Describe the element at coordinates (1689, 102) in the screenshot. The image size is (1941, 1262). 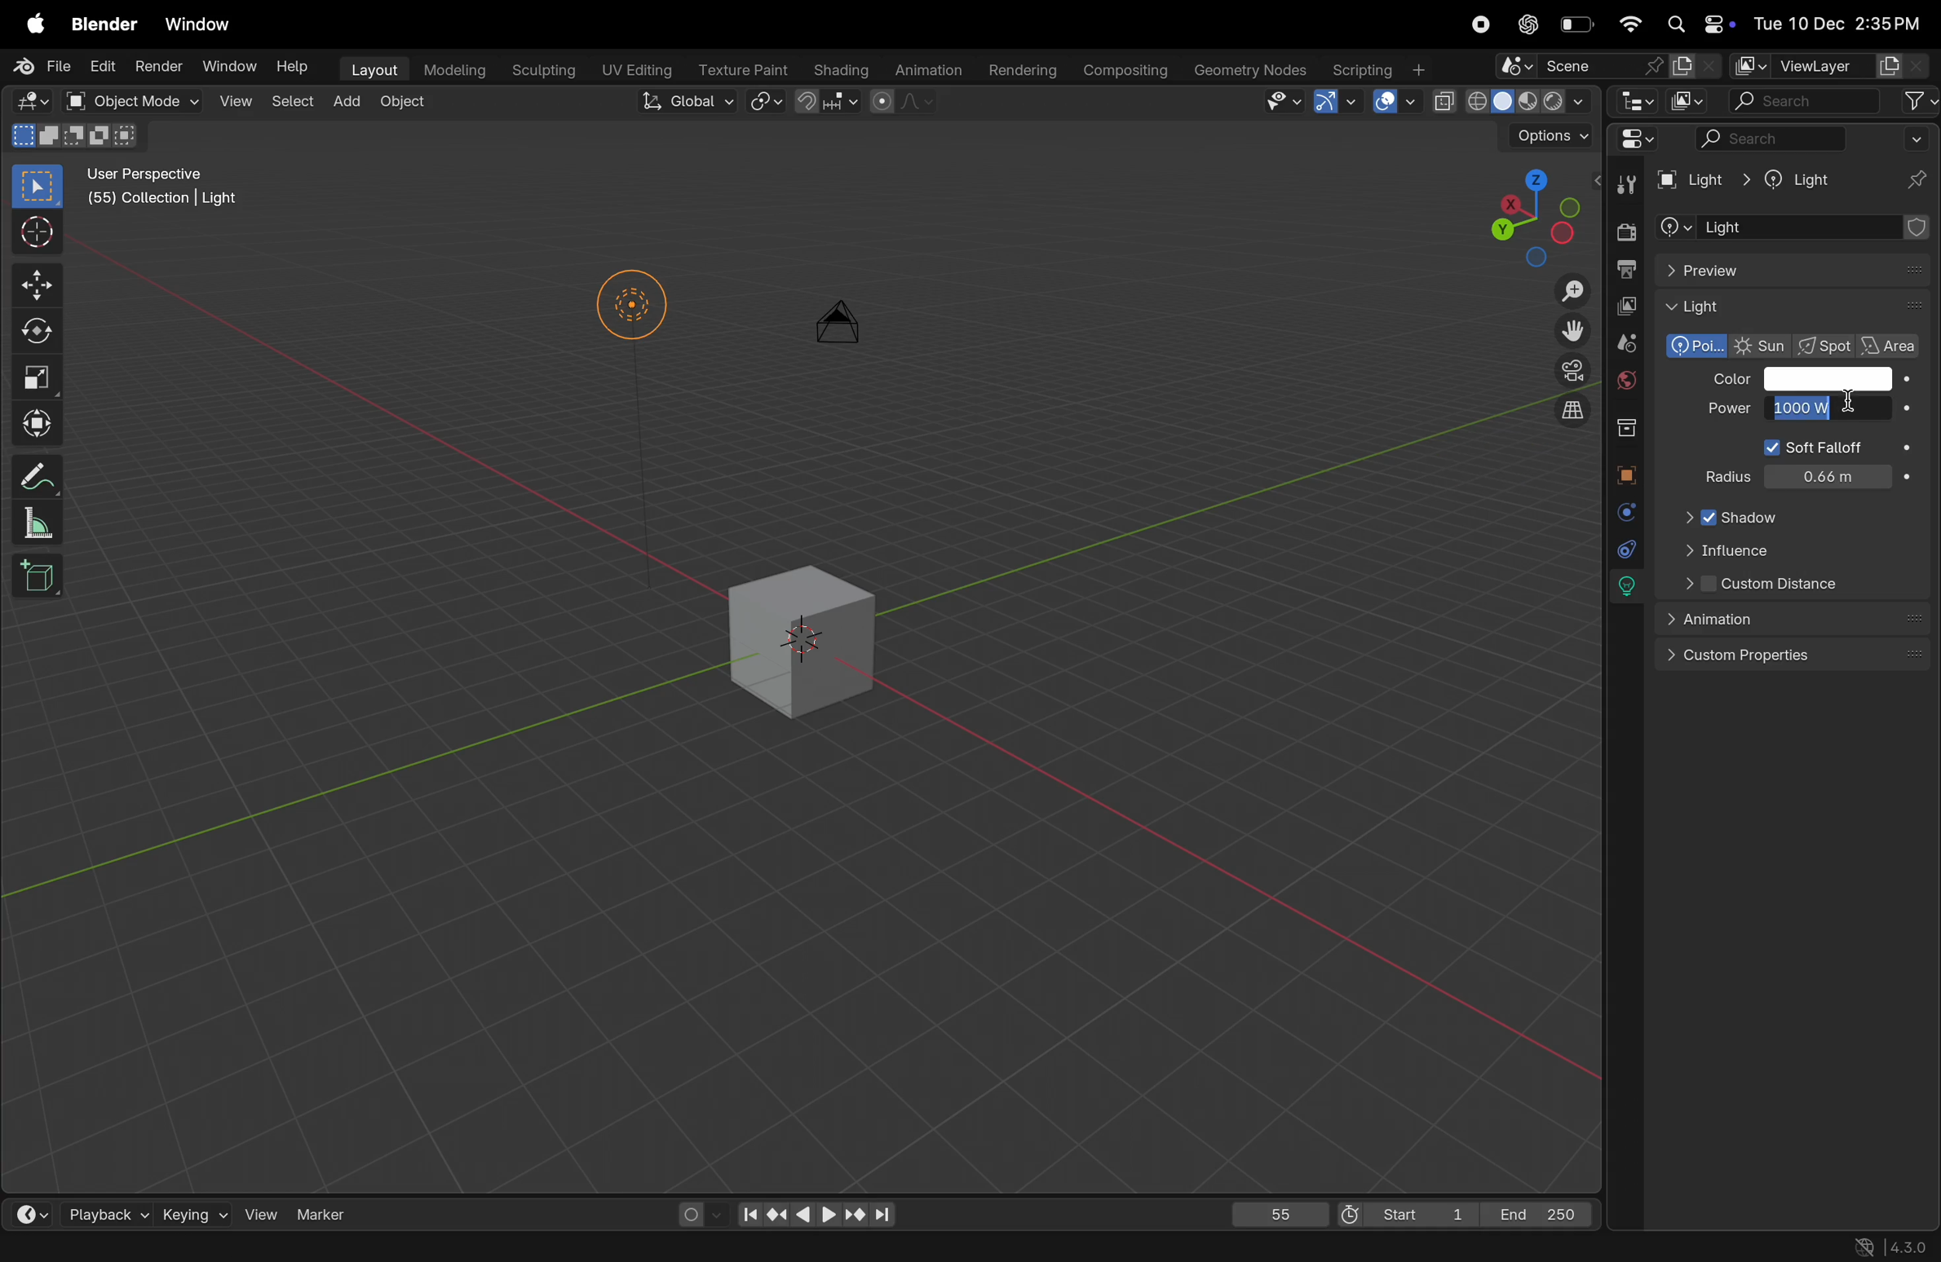
I see `display mode` at that location.